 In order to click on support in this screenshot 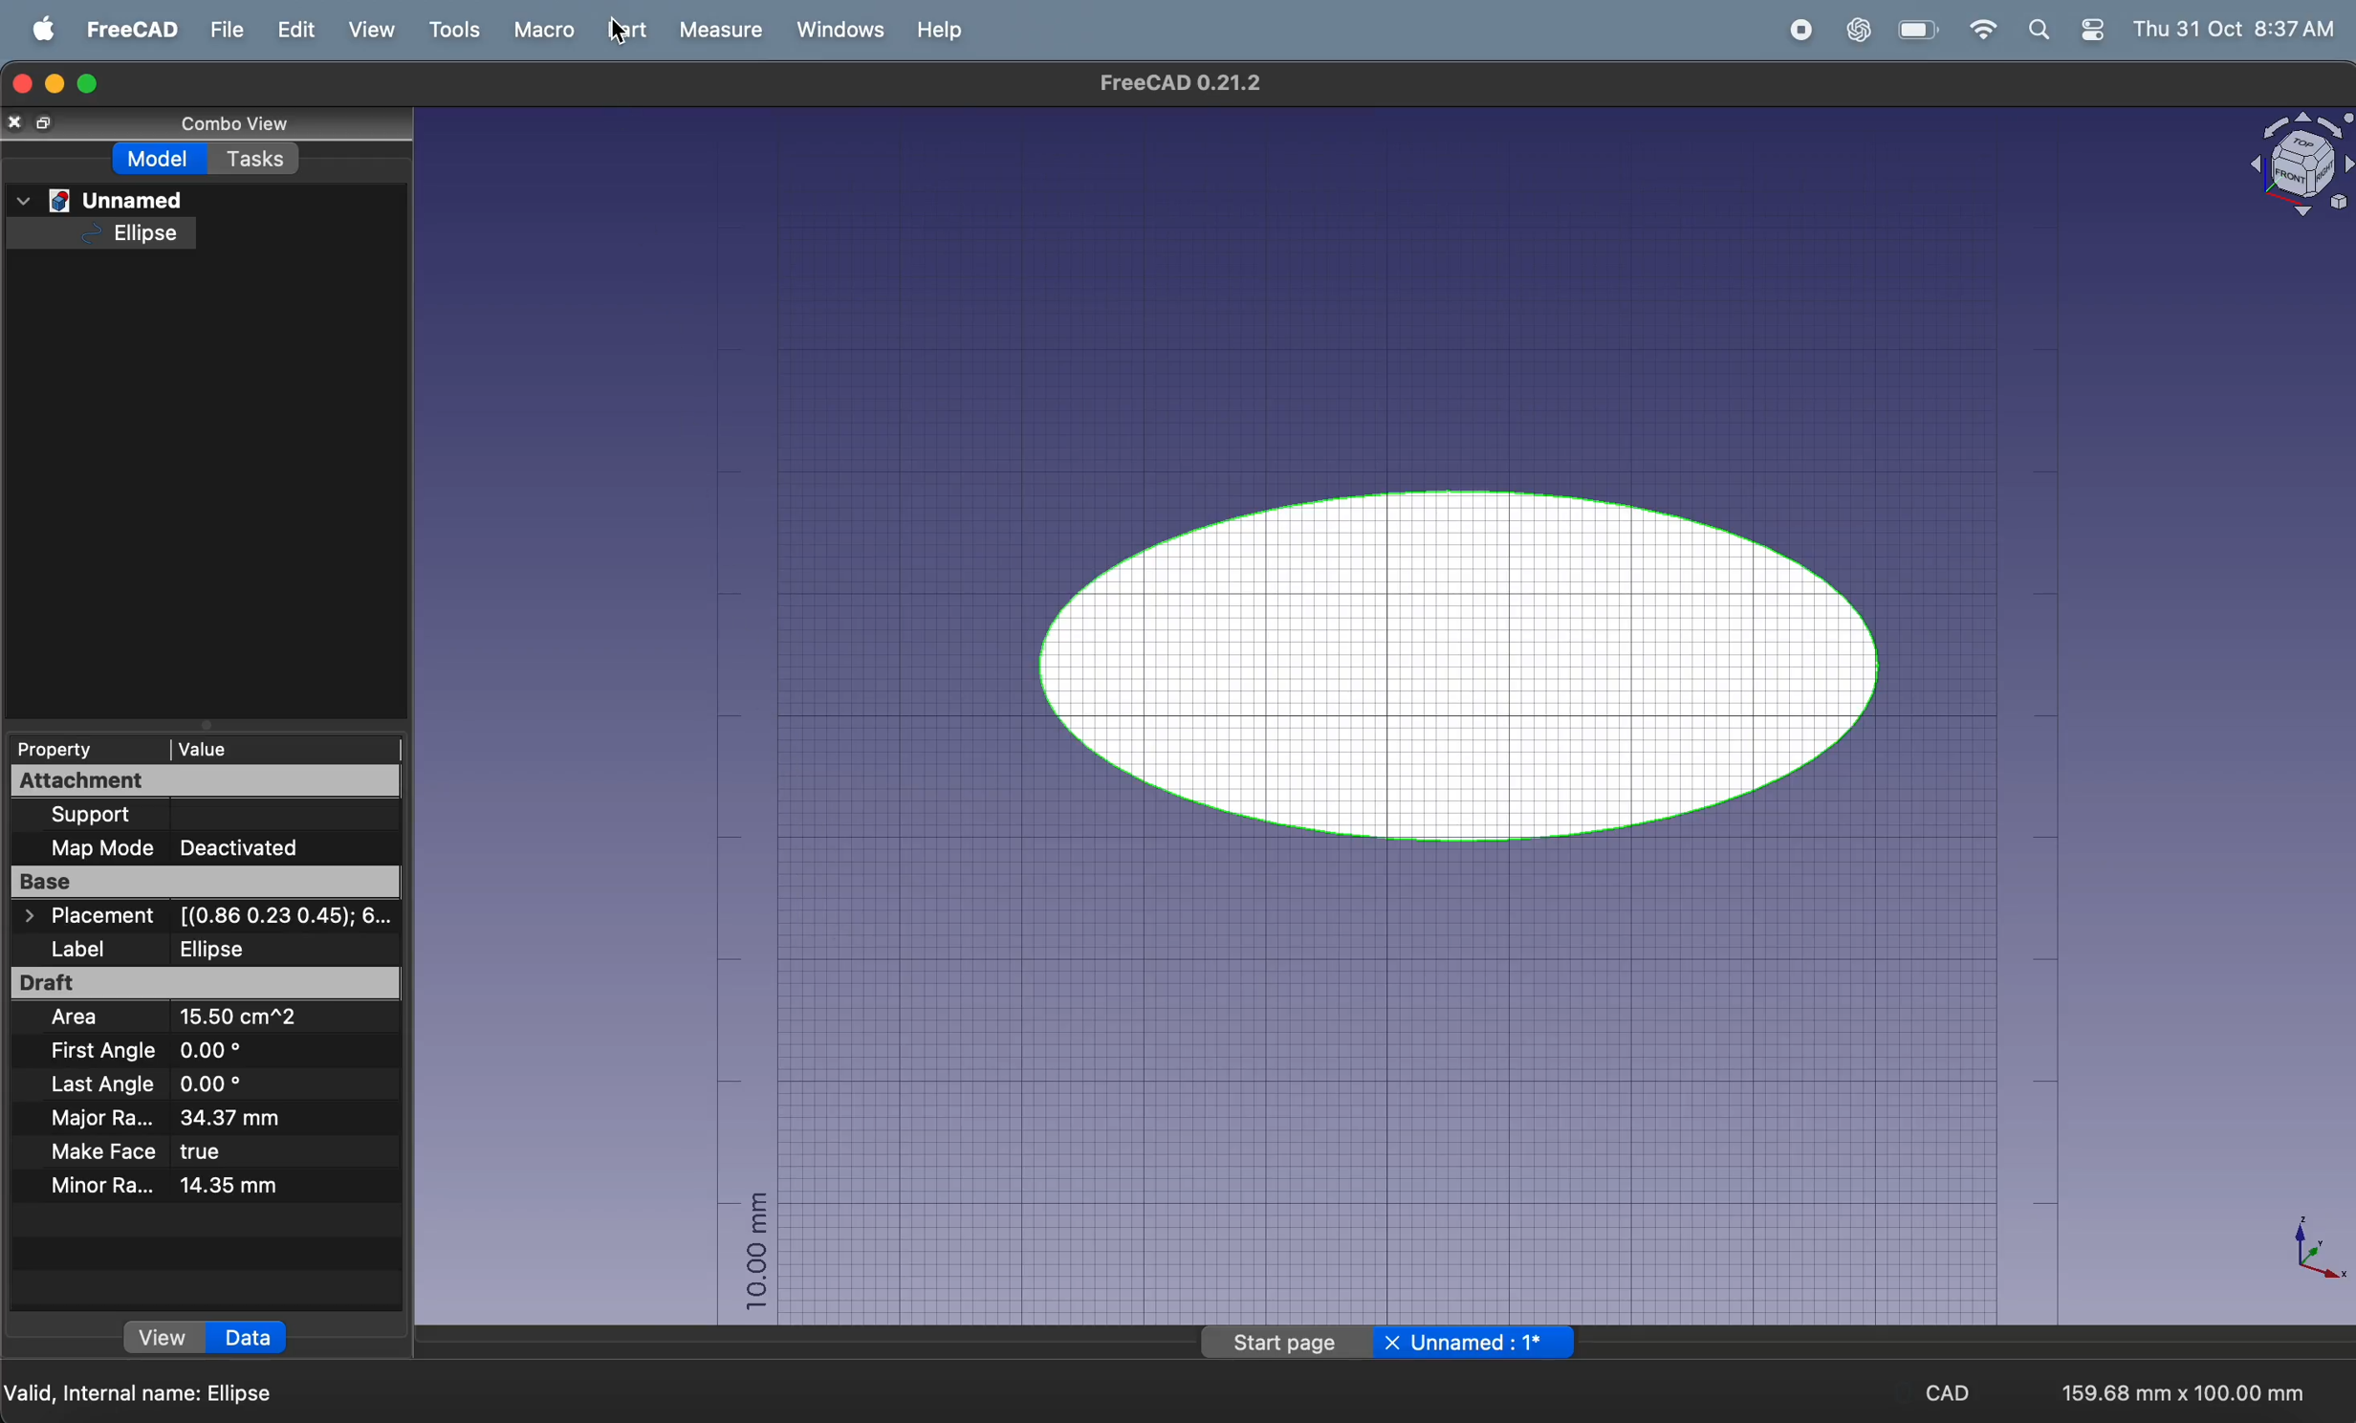, I will do `click(210, 817)`.